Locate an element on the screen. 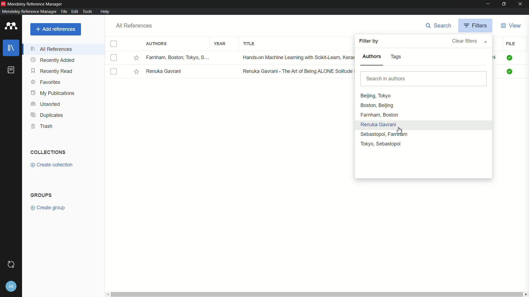  view is located at coordinates (510, 26).